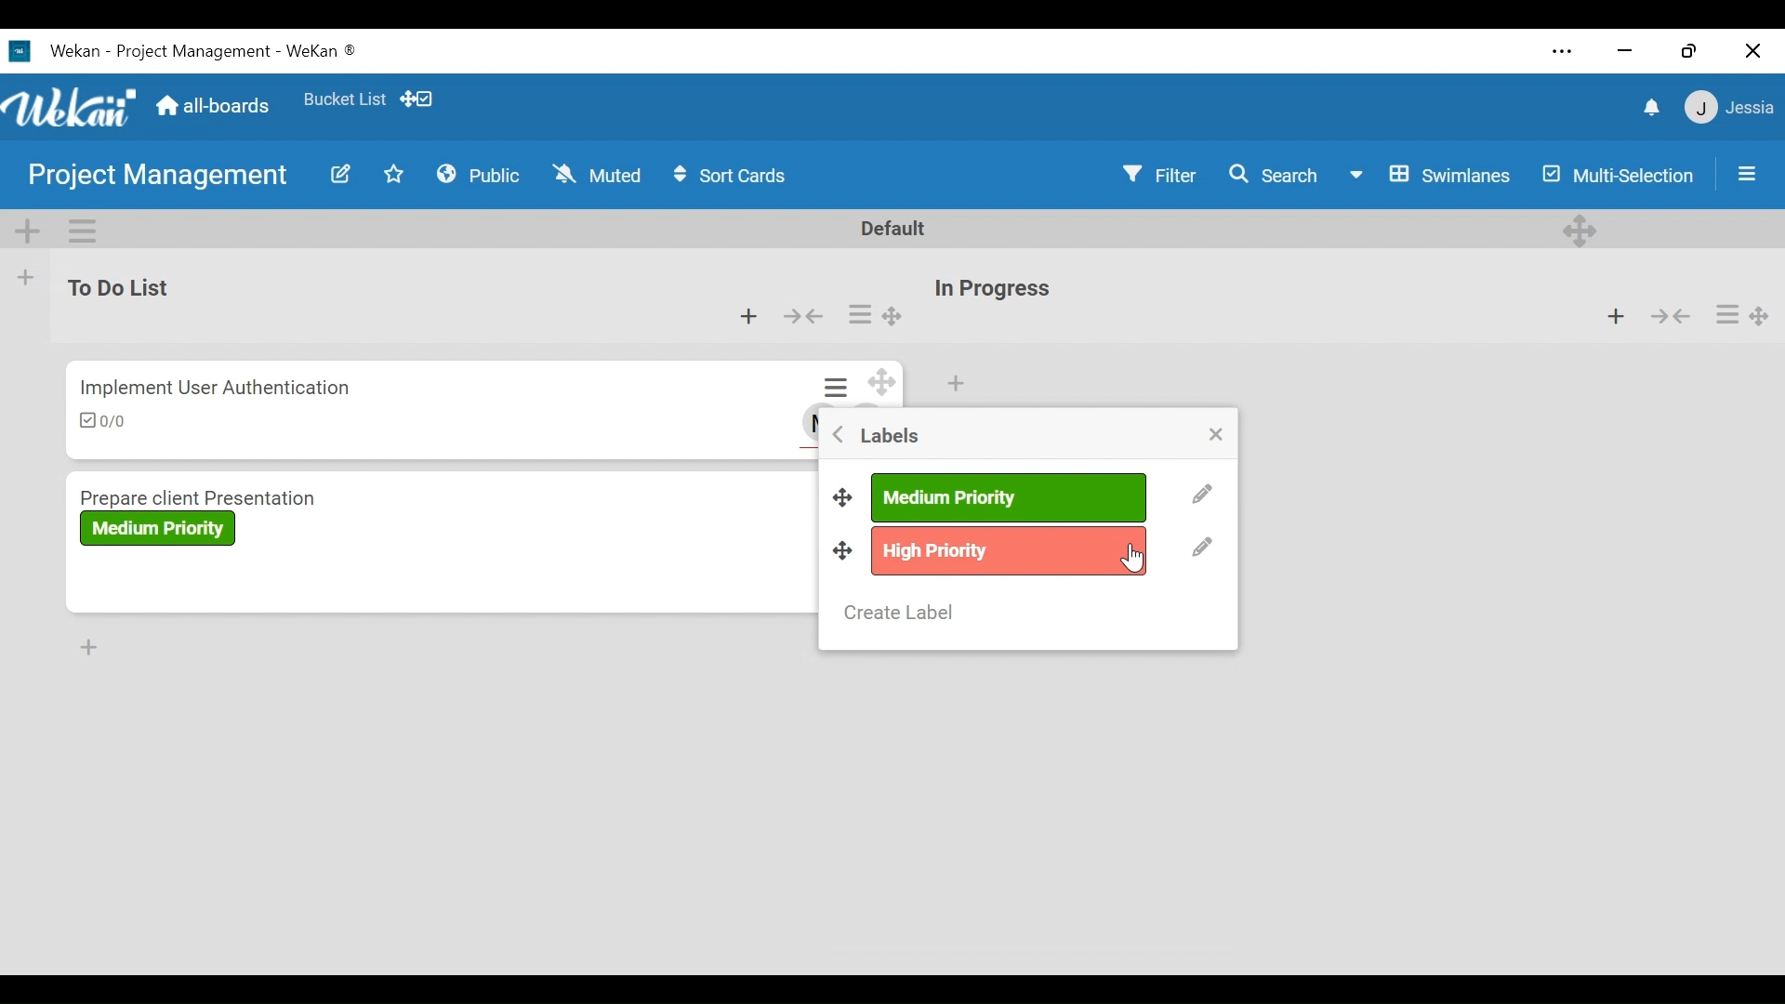 The width and height of the screenshot is (1785, 1004). I want to click on Card actions, so click(1725, 314).